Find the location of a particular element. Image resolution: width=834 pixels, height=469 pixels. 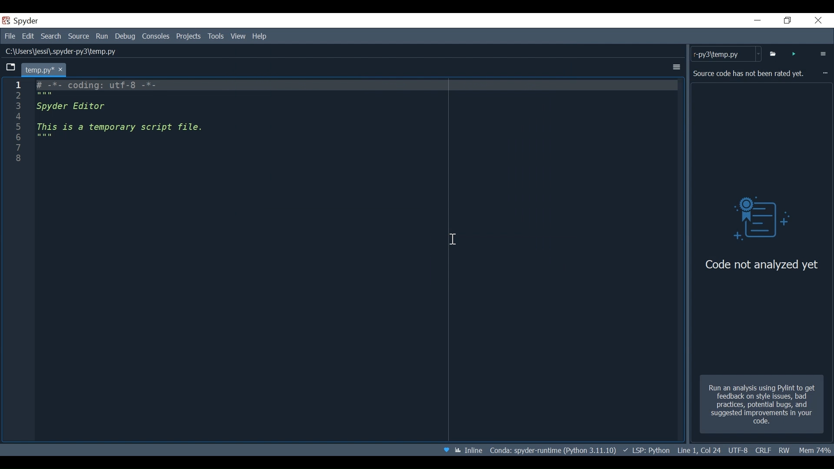

Source is located at coordinates (79, 36).